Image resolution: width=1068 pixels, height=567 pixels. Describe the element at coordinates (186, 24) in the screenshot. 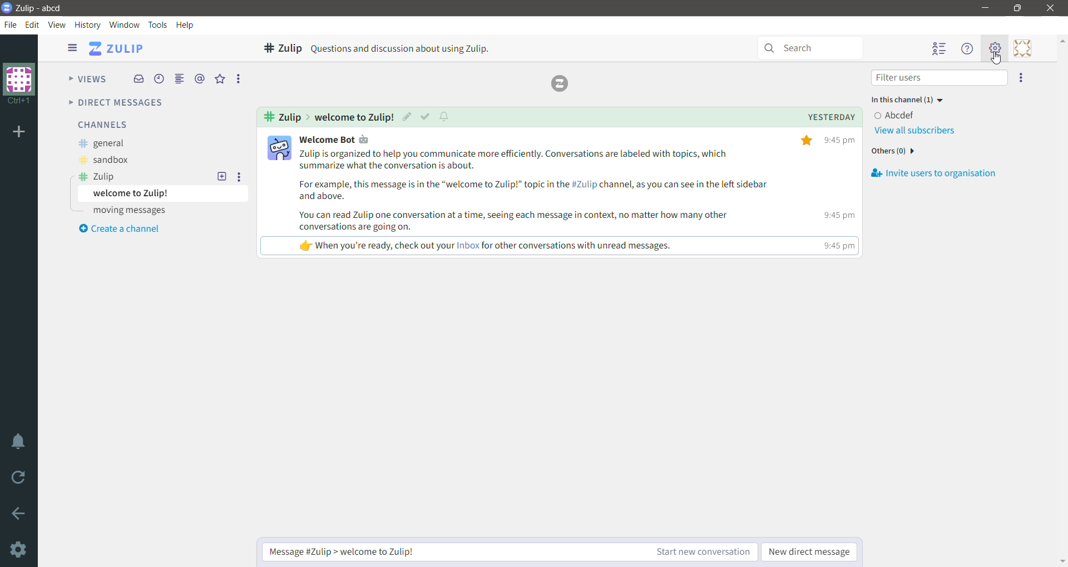

I see `Help` at that location.